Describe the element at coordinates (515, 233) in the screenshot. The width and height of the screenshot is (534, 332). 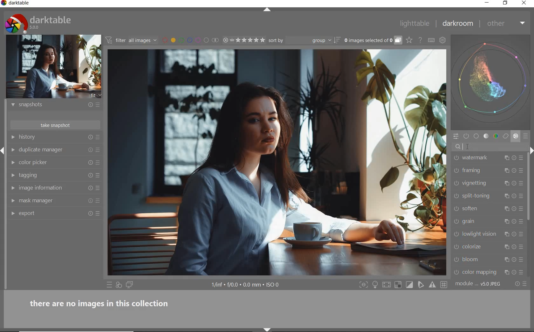
I see `reset` at that location.